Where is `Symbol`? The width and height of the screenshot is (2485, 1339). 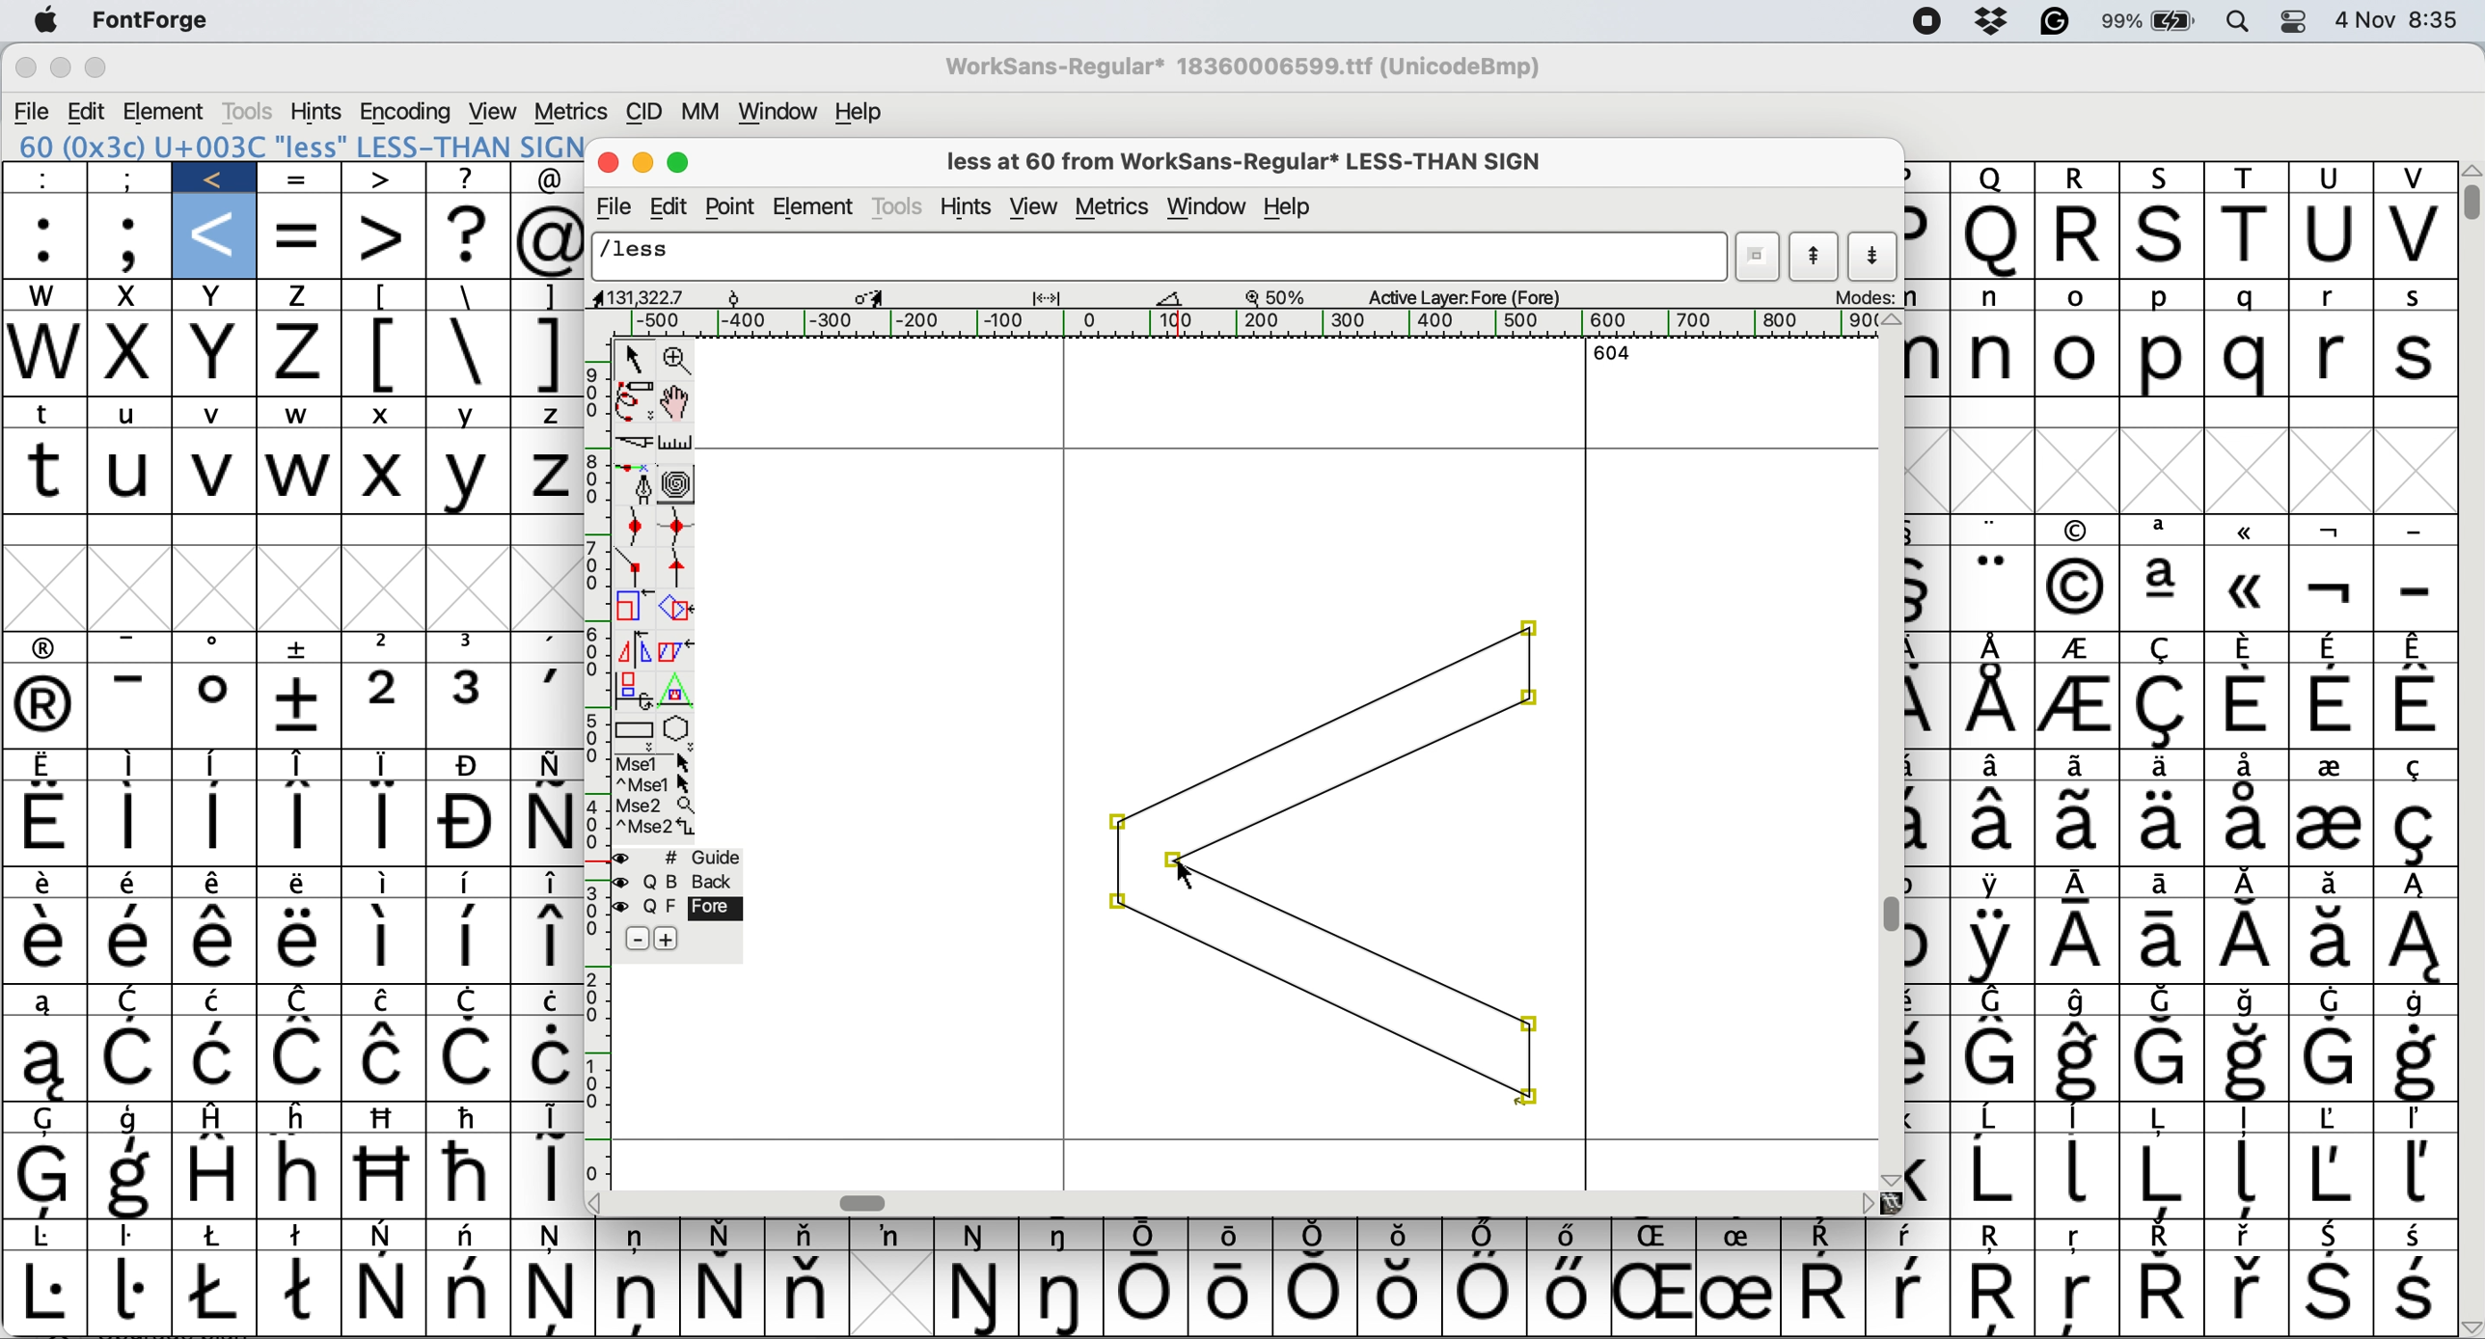
Symbol is located at coordinates (1909, 1234).